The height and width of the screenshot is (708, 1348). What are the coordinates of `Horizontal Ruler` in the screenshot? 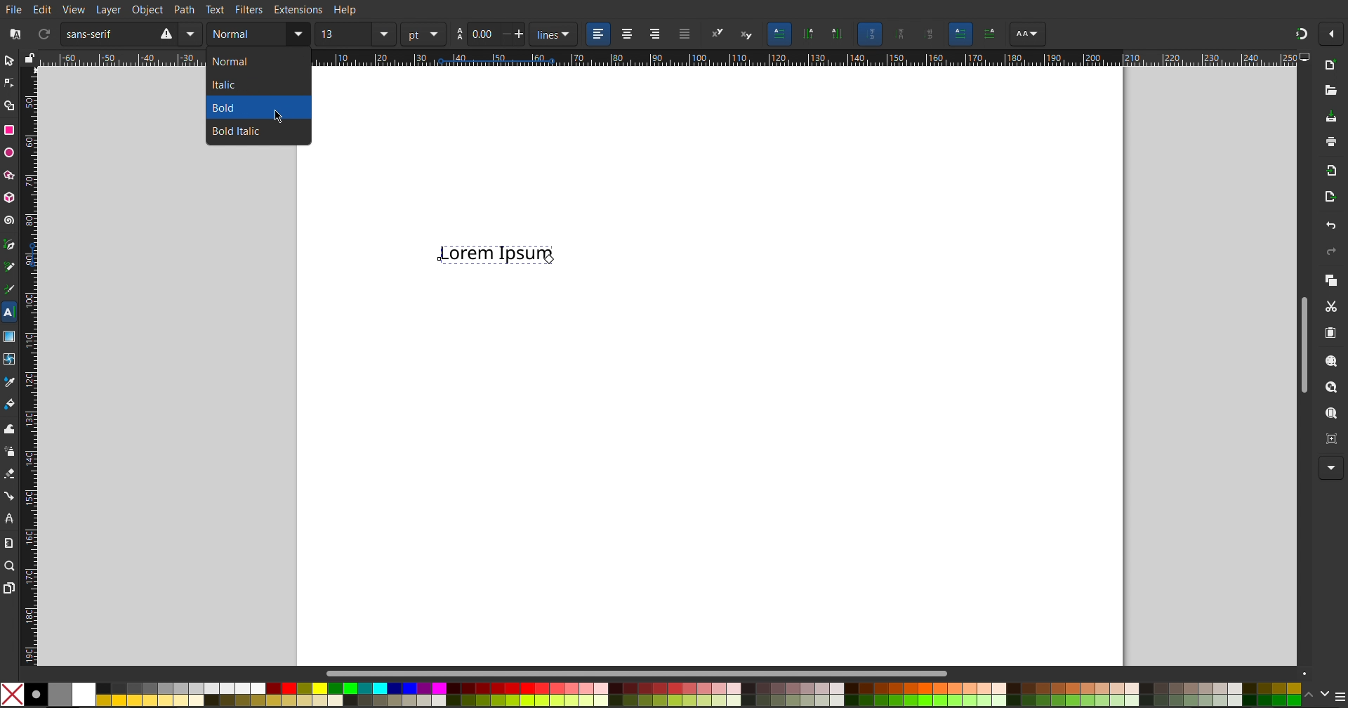 It's located at (122, 58).